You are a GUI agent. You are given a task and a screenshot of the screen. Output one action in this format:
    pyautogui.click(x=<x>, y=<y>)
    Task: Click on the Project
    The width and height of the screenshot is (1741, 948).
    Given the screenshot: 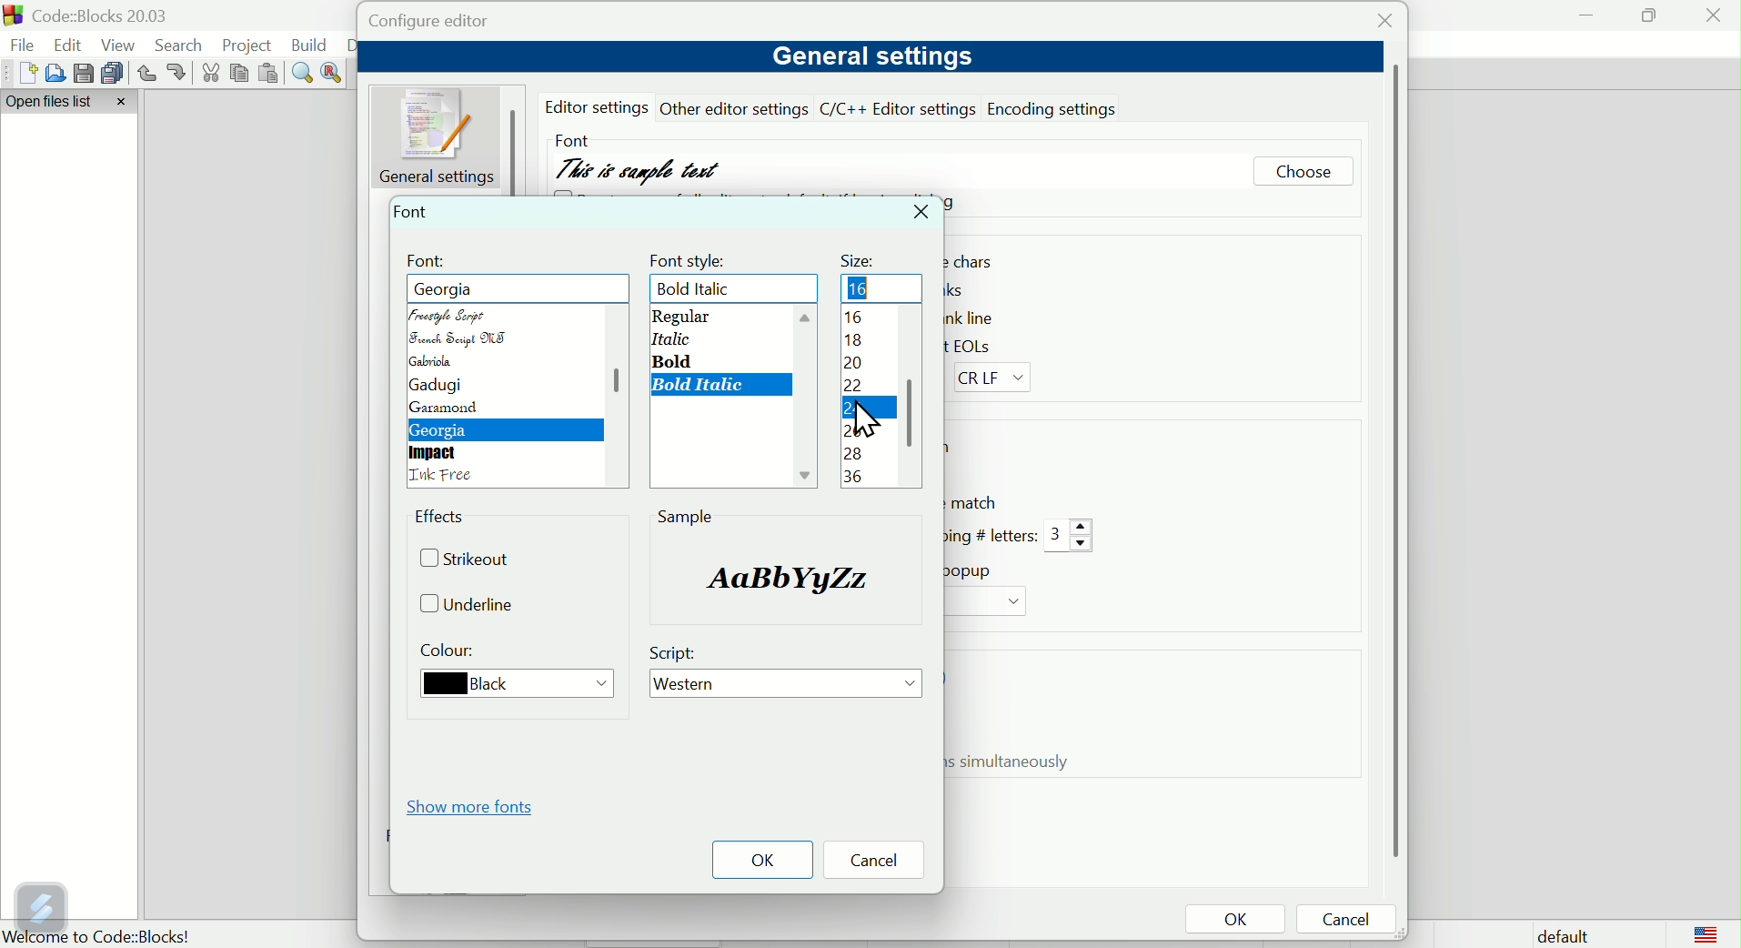 What is the action you would take?
    pyautogui.click(x=250, y=45)
    